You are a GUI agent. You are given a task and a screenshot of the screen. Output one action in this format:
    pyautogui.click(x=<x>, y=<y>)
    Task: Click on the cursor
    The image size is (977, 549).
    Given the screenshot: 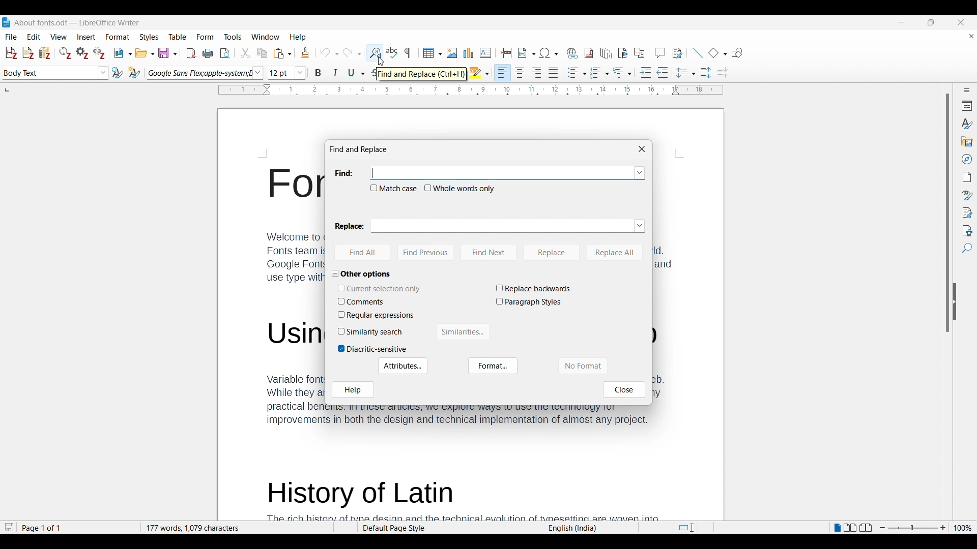 What is the action you would take?
    pyautogui.click(x=381, y=60)
    